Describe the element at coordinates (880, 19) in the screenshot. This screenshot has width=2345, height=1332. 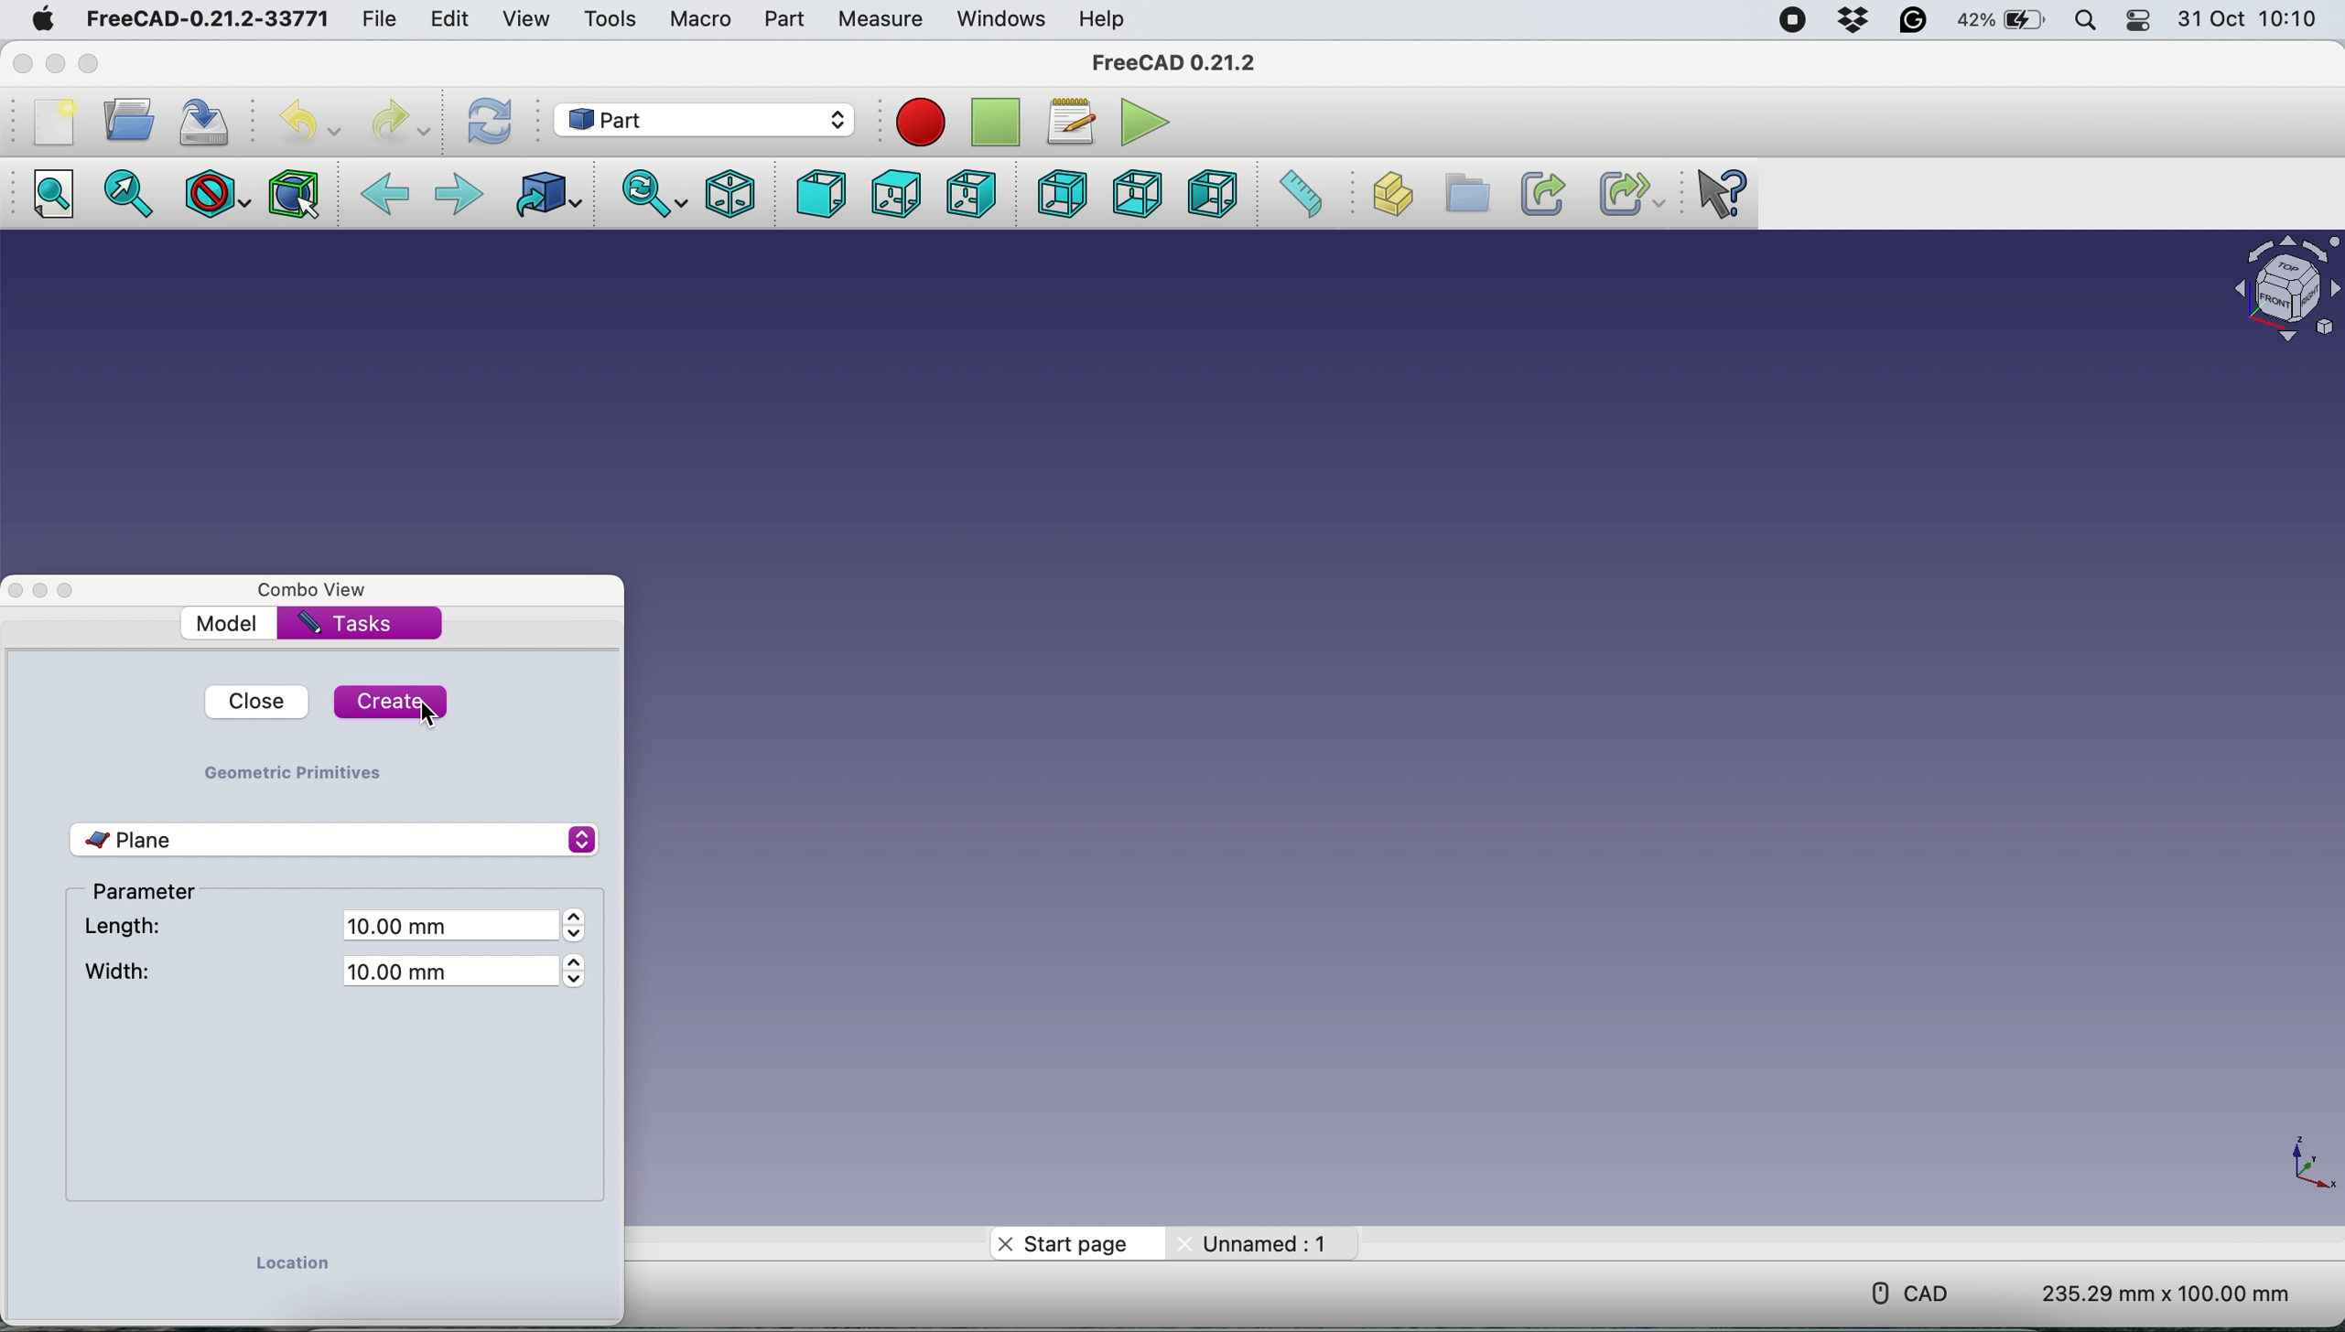
I see `Measure` at that location.